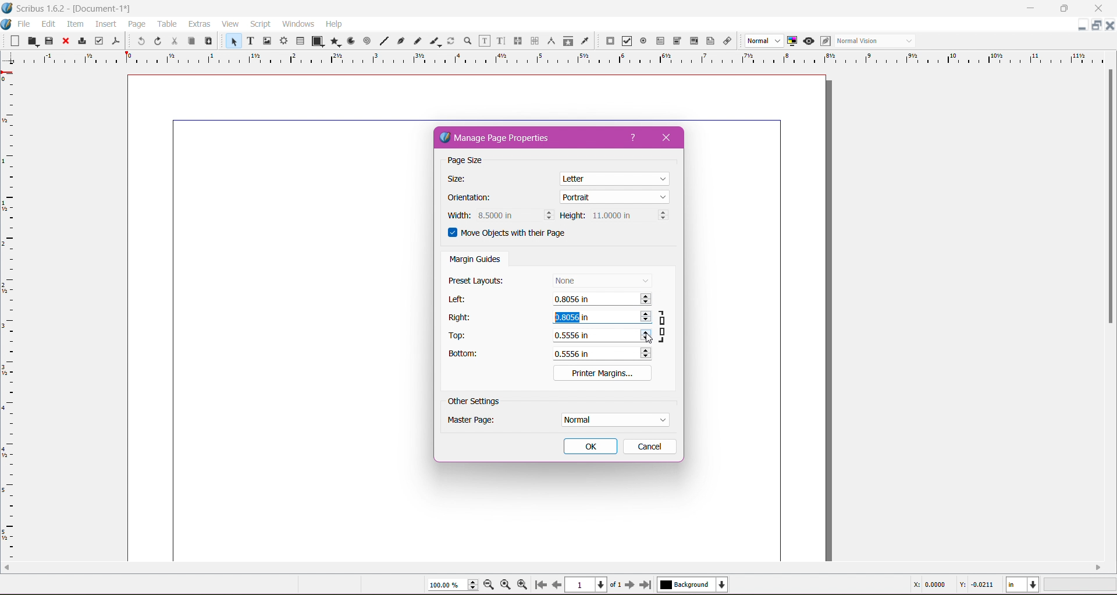 The height and width of the screenshot is (595, 1117). What do you see at coordinates (461, 317) in the screenshot?
I see `Right` at bounding box center [461, 317].